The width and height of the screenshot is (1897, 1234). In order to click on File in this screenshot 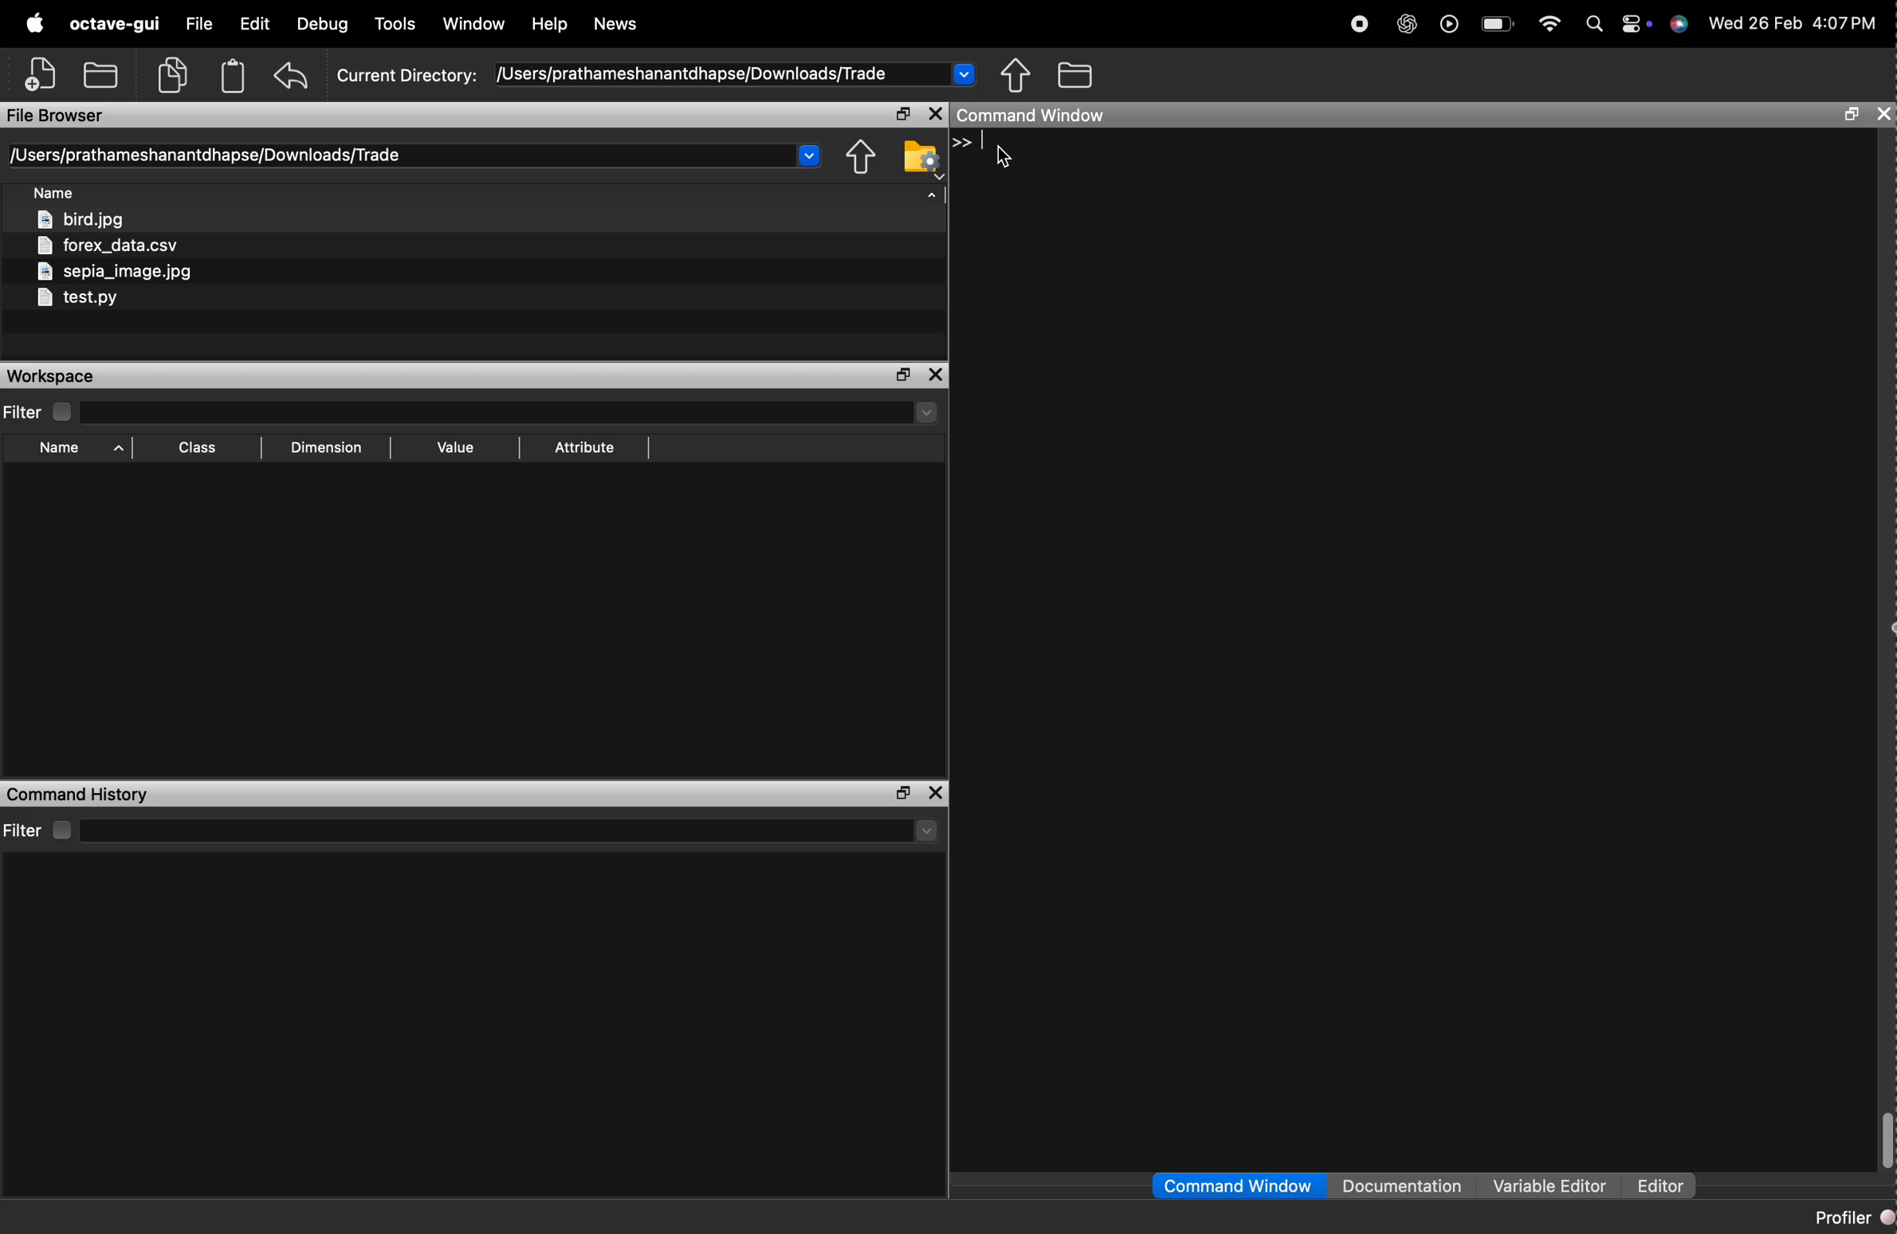, I will do `click(201, 25)`.